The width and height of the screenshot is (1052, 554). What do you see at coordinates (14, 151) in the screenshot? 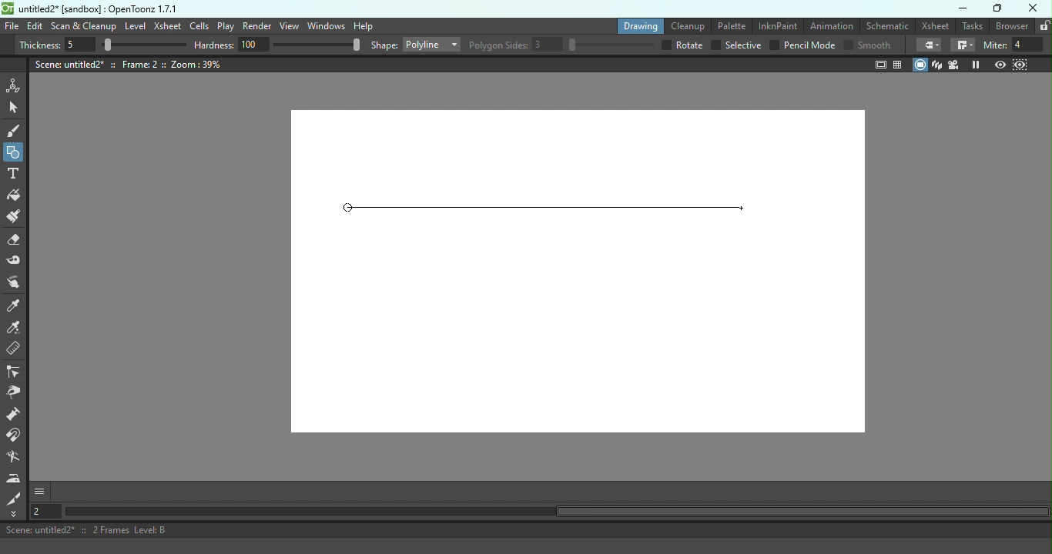
I see `` at bounding box center [14, 151].